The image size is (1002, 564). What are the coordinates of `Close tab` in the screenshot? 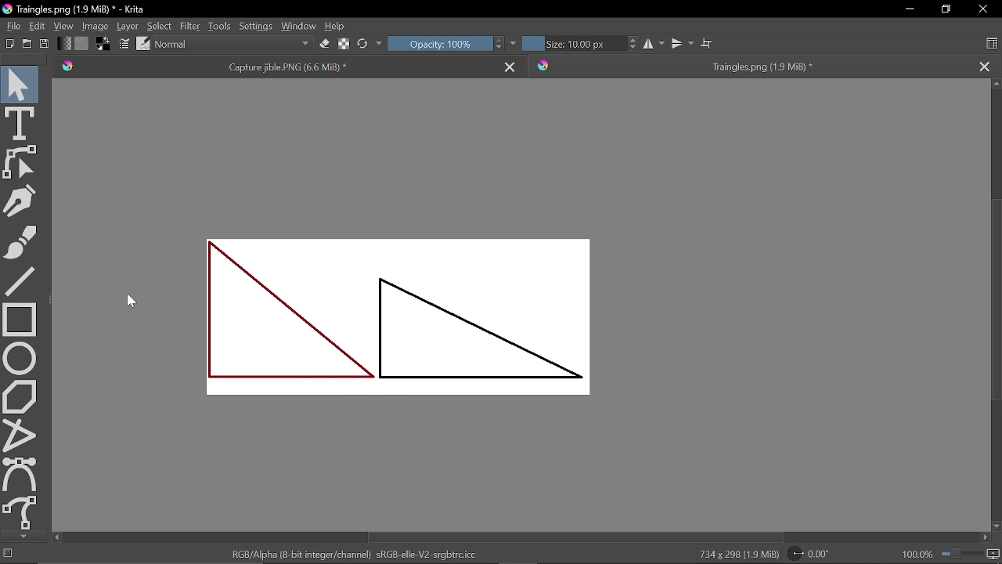 It's located at (985, 66).